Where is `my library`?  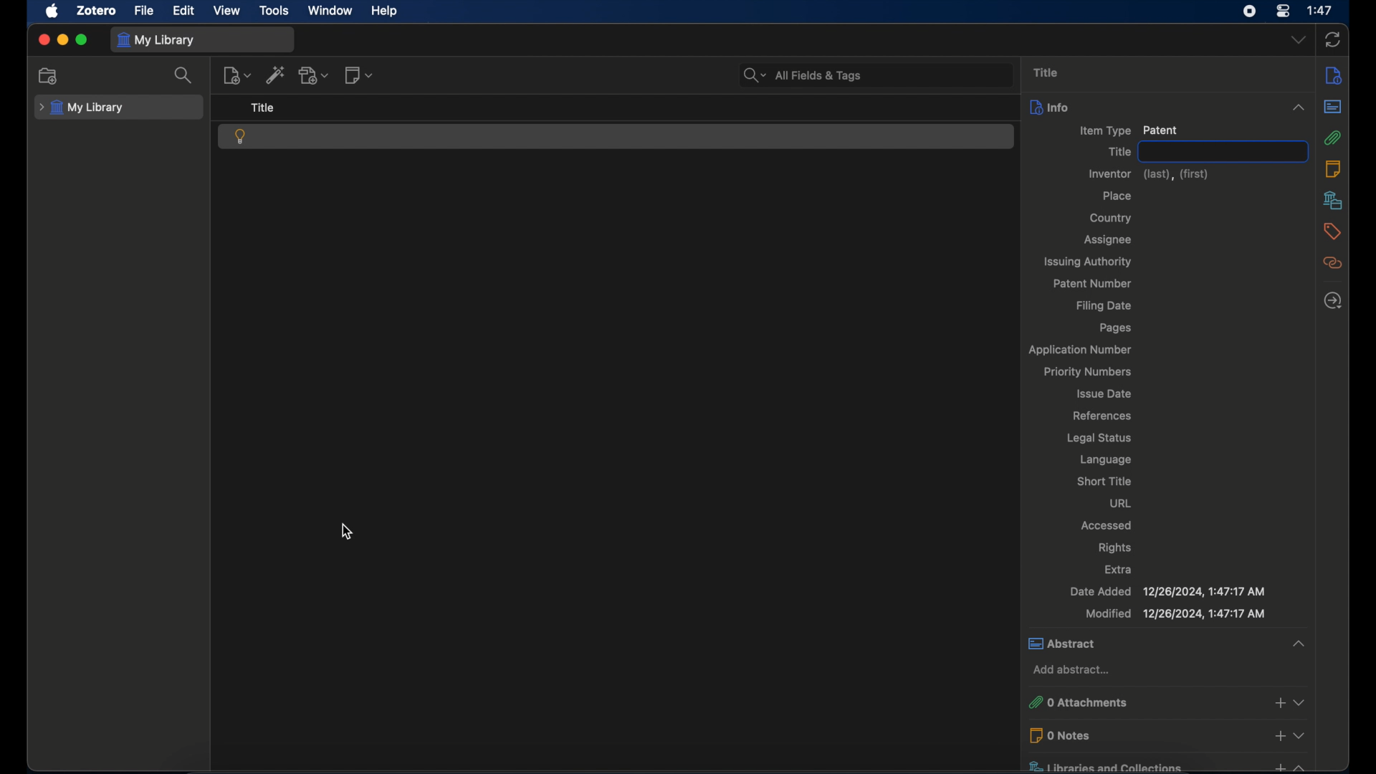
my library is located at coordinates (158, 39).